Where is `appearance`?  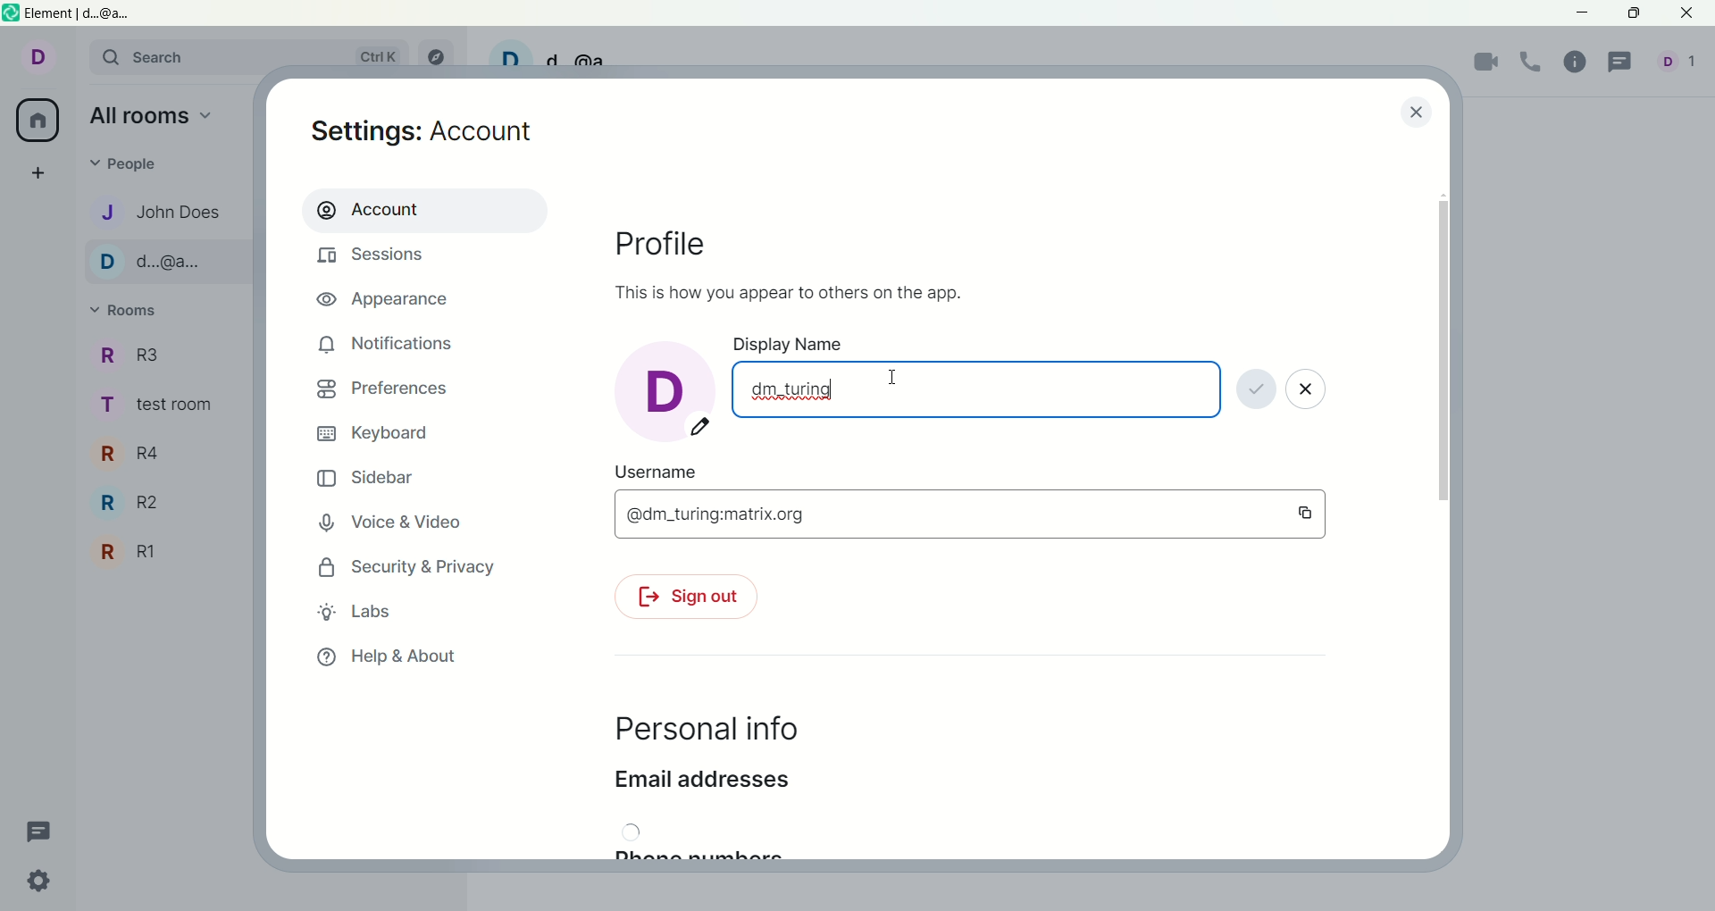
appearance is located at coordinates (390, 302).